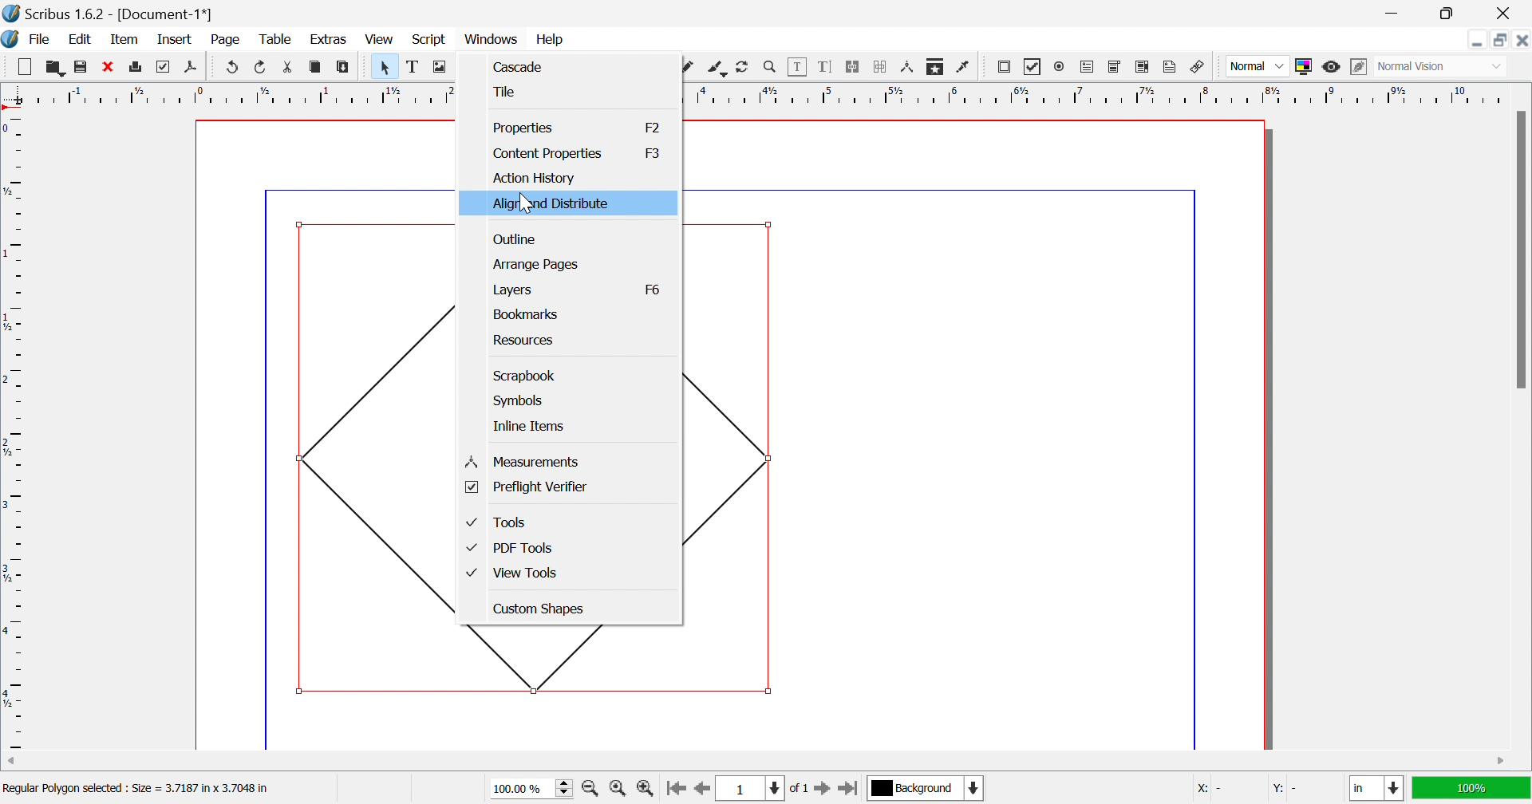 The width and height of the screenshot is (1532, 804). Describe the element at coordinates (1289, 789) in the screenshot. I see `y: -` at that location.